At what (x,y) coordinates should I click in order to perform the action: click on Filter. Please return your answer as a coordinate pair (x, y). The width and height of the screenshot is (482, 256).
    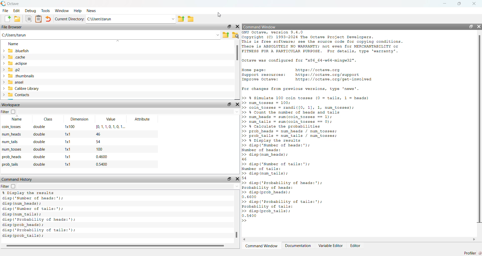
    Looking at the image, I should click on (8, 112).